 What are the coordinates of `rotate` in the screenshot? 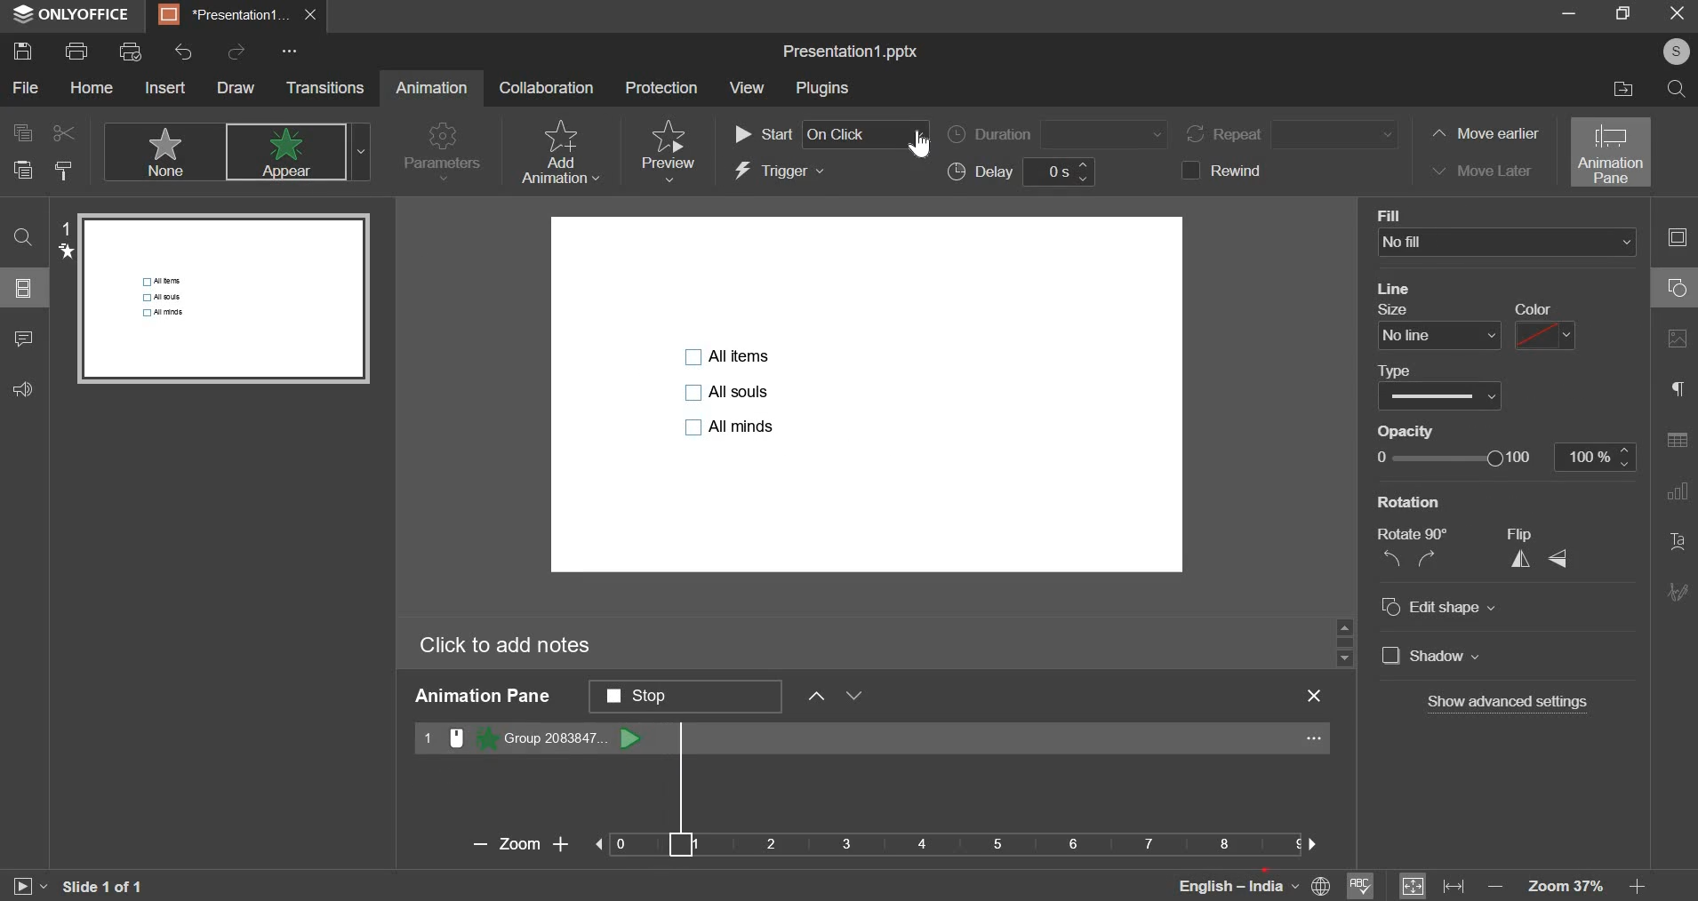 It's located at (1410, 557).